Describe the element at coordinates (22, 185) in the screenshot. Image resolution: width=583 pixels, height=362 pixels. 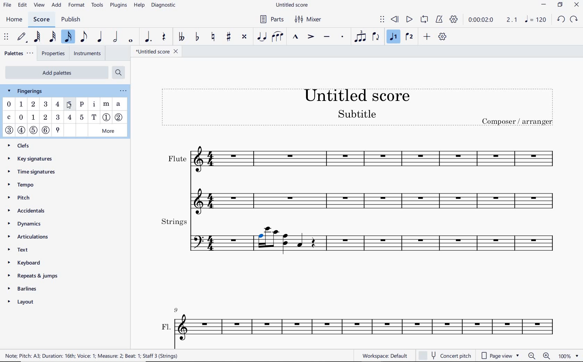
I see `tempo` at that location.